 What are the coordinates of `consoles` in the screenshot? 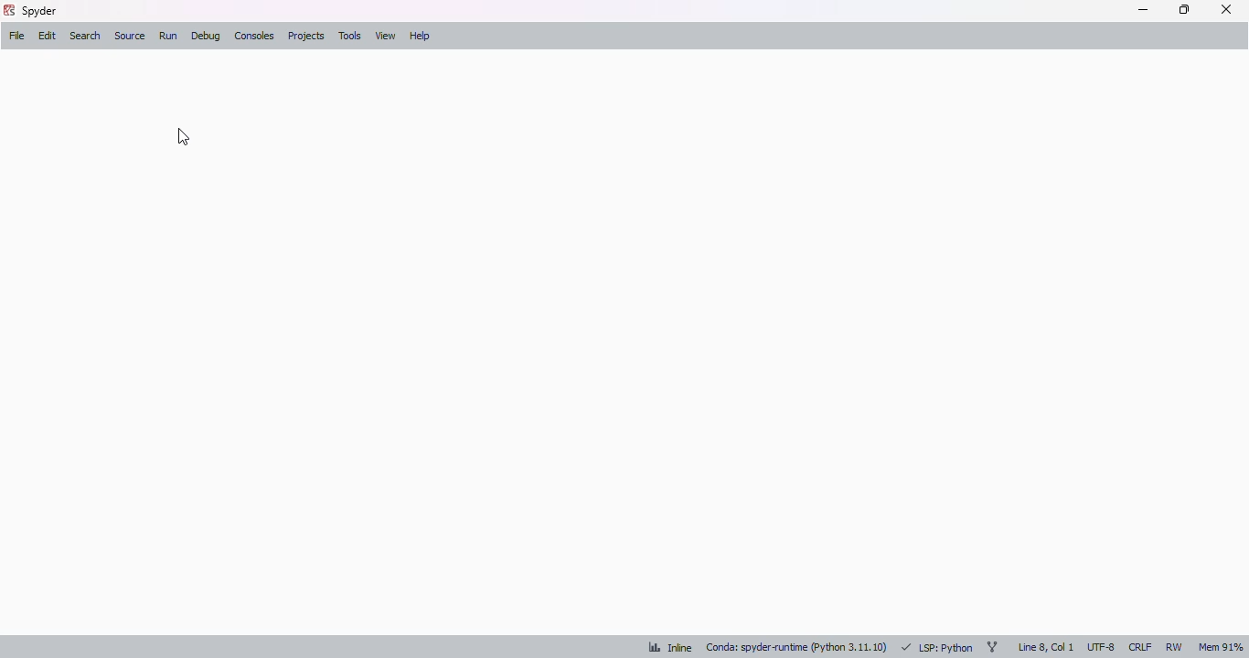 It's located at (254, 35).